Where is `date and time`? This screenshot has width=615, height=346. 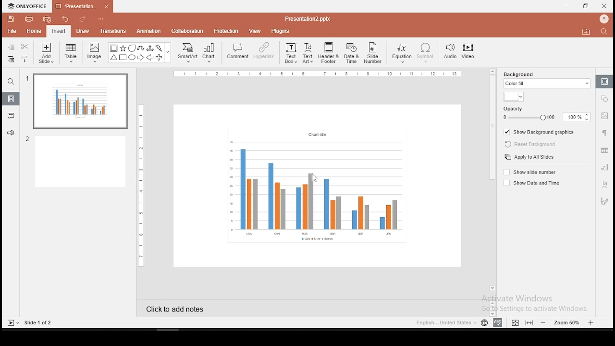
date and time is located at coordinates (351, 53).